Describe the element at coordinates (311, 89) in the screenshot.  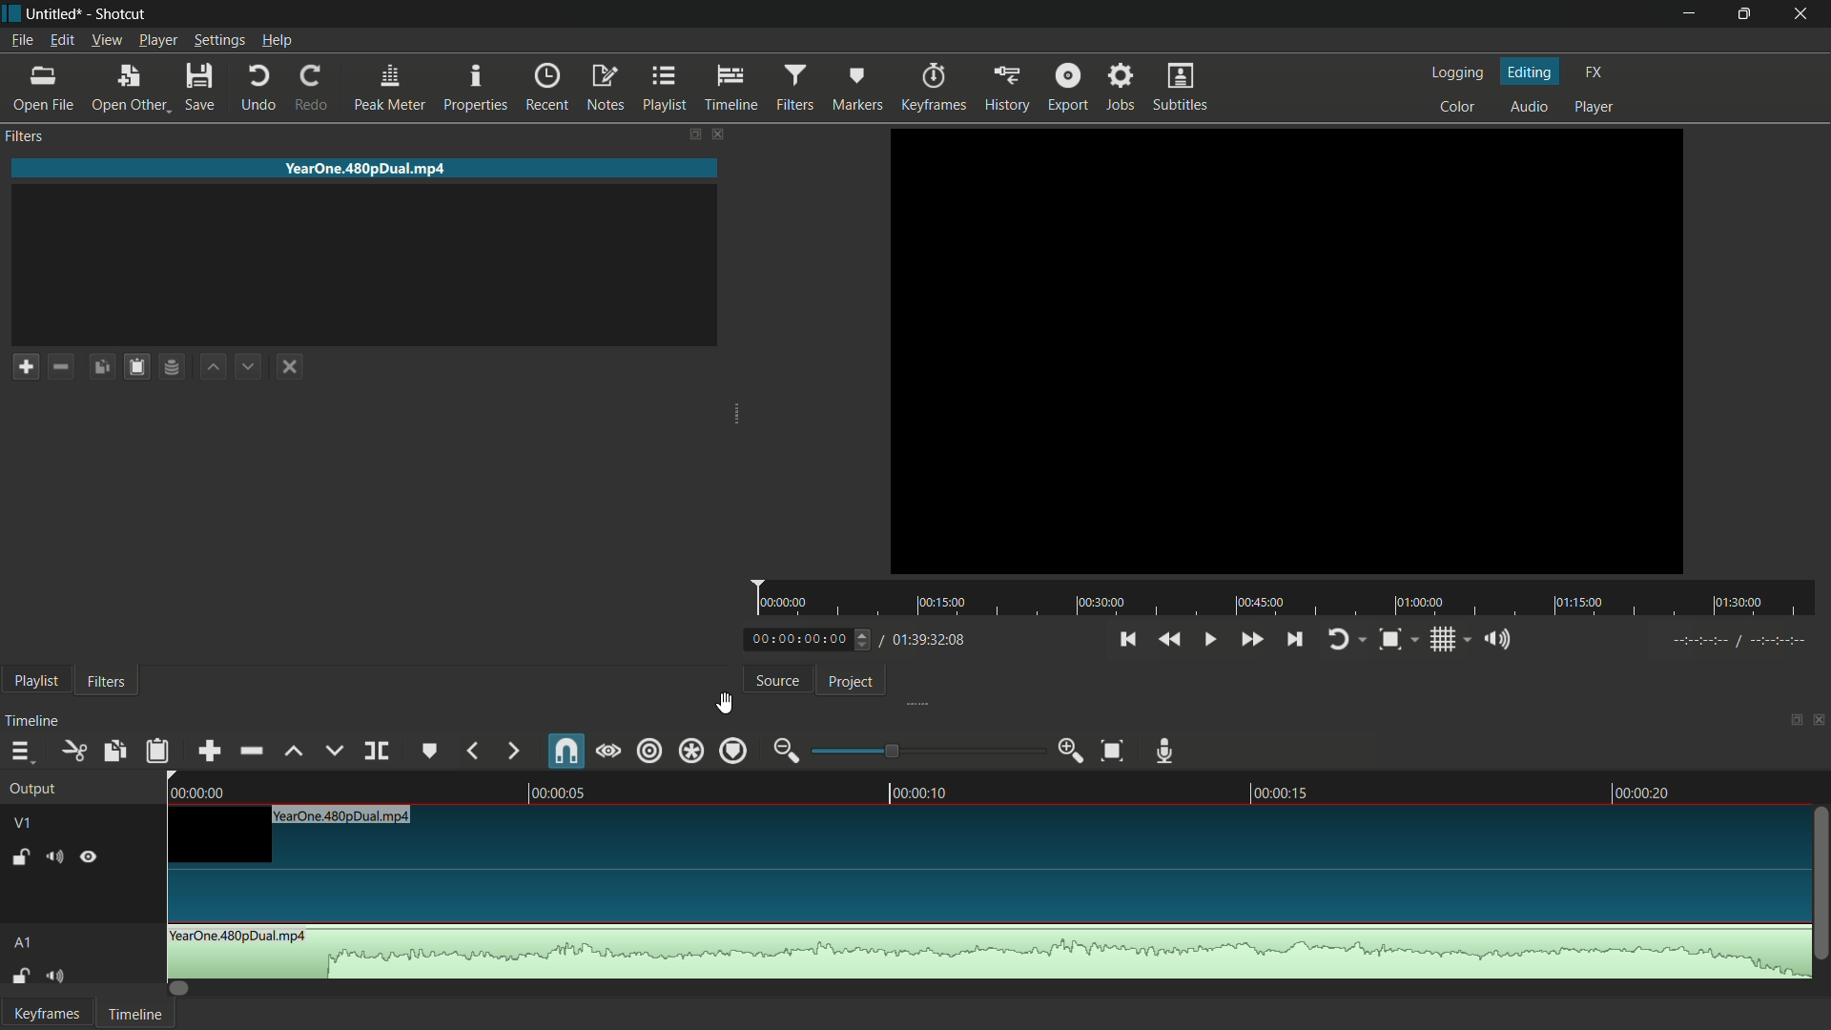
I see `redo` at that location.